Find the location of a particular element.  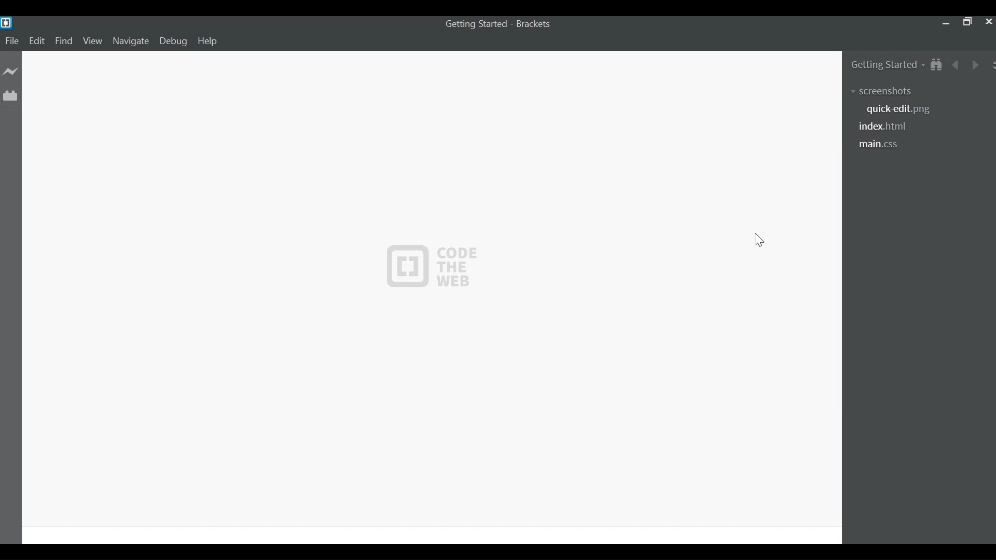

quick-edit.png is located at coordinates (898, 110).